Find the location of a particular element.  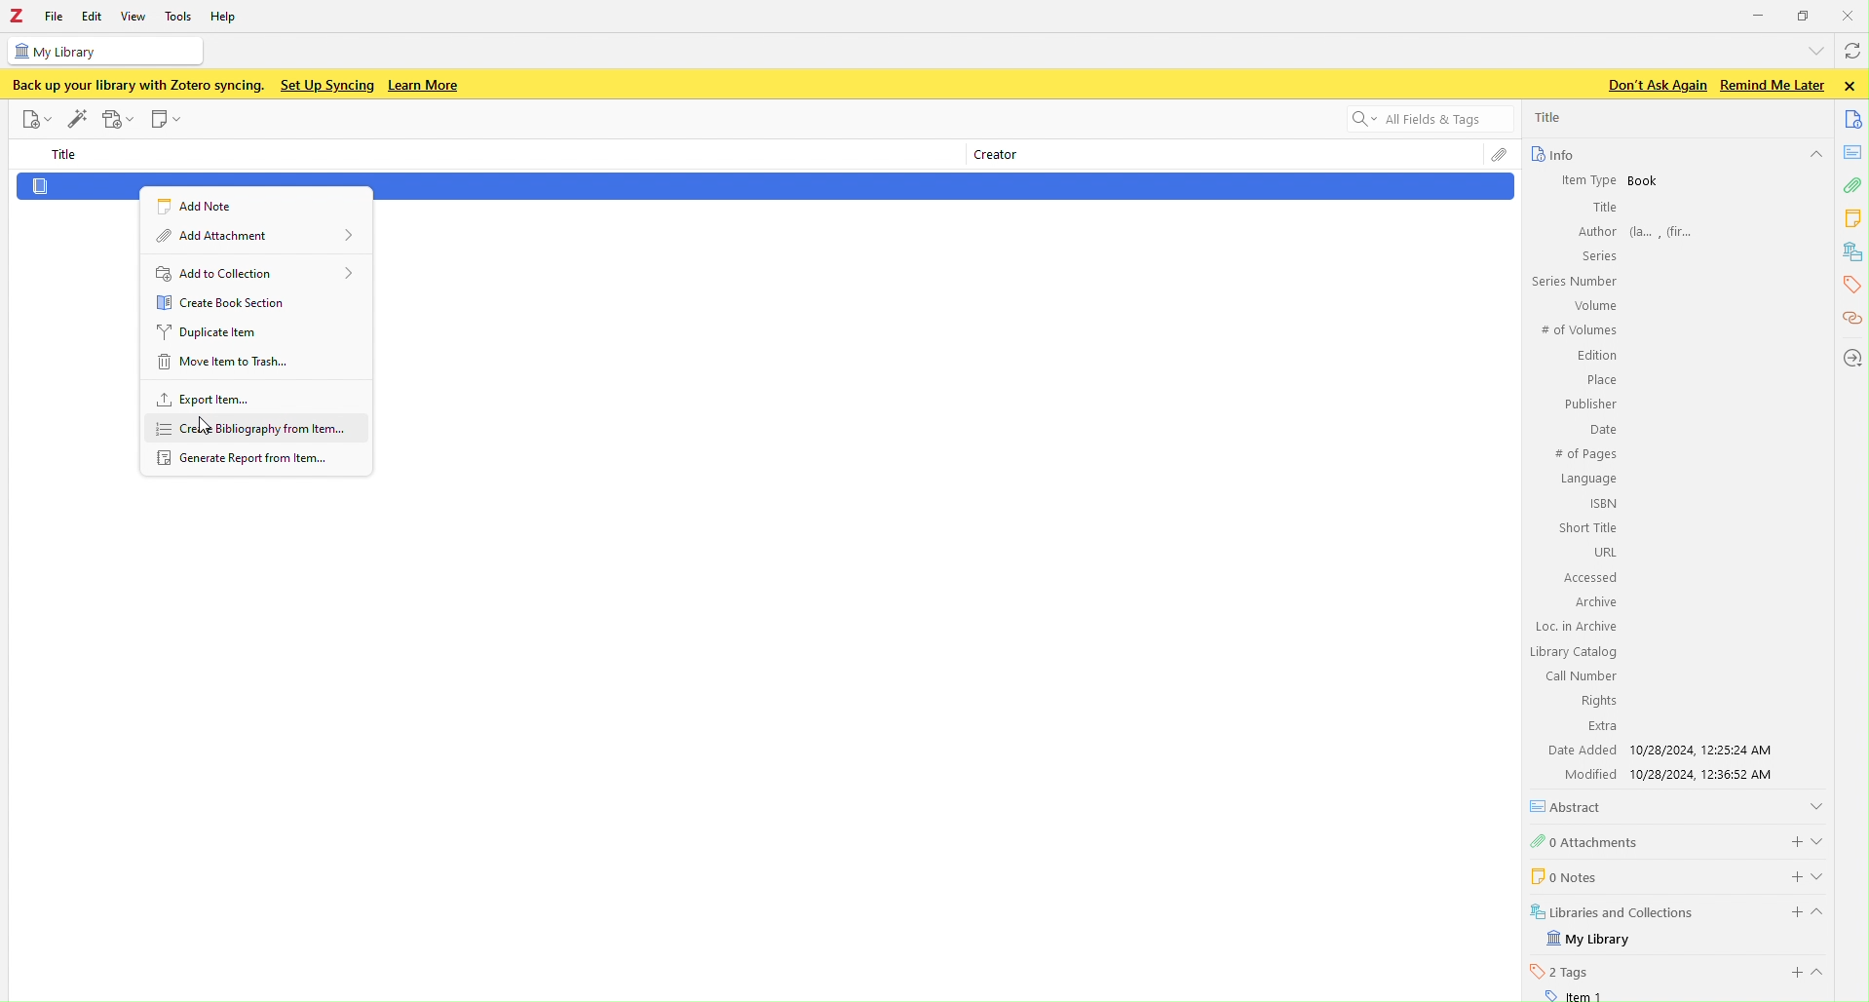

close is located at coordinates (1853, 86).